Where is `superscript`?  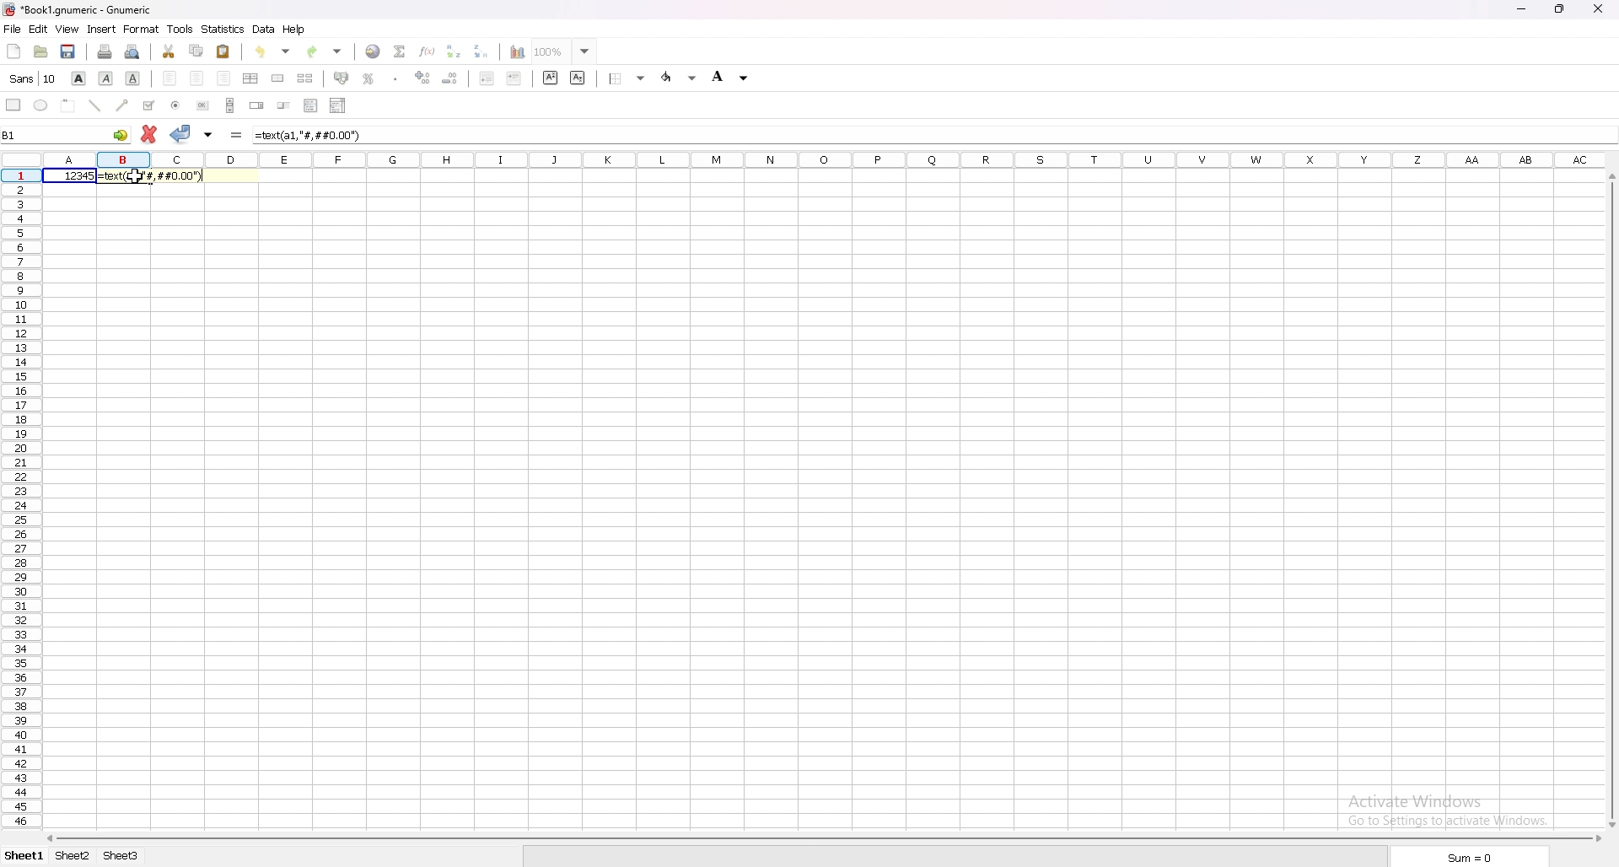
superscript is located at coordinates (551, 78).